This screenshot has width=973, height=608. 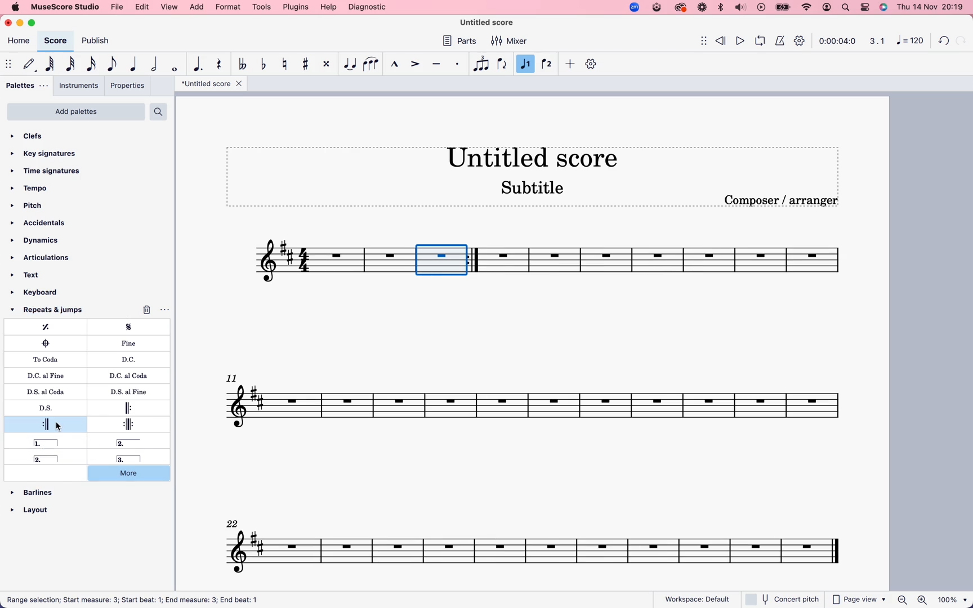 What do you see at coordinates (296, 7) in the screenshot?
I see `plugins` at bounding box center [296, 7].